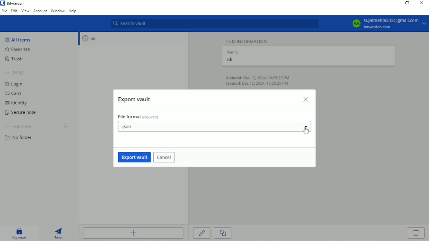  Describe the element at coordinates (20, 138) in the screenshot. I see `No folder` at that location.